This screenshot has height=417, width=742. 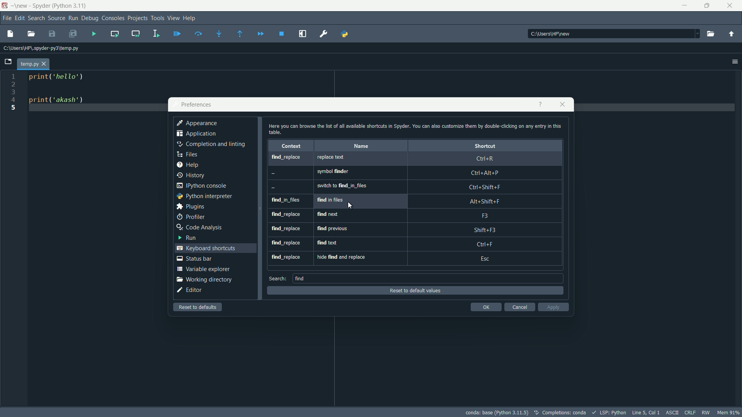 What do you see at coordinates (728, 412) in the screenshot?
I see `Mem 91%` at bounding box center [728, 412].